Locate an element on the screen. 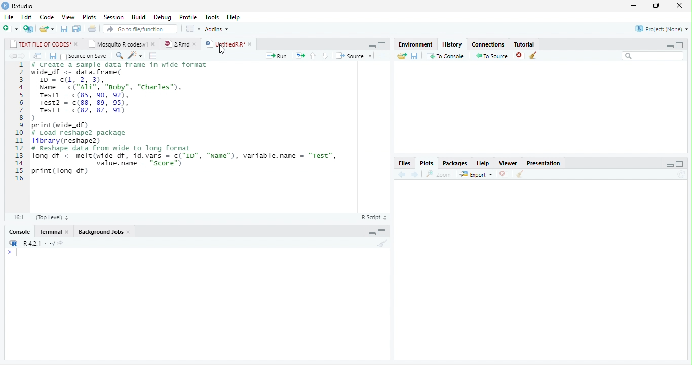 The height and width of the screenshot is (365, 692). Presentation is located at coordinates (543, 163).